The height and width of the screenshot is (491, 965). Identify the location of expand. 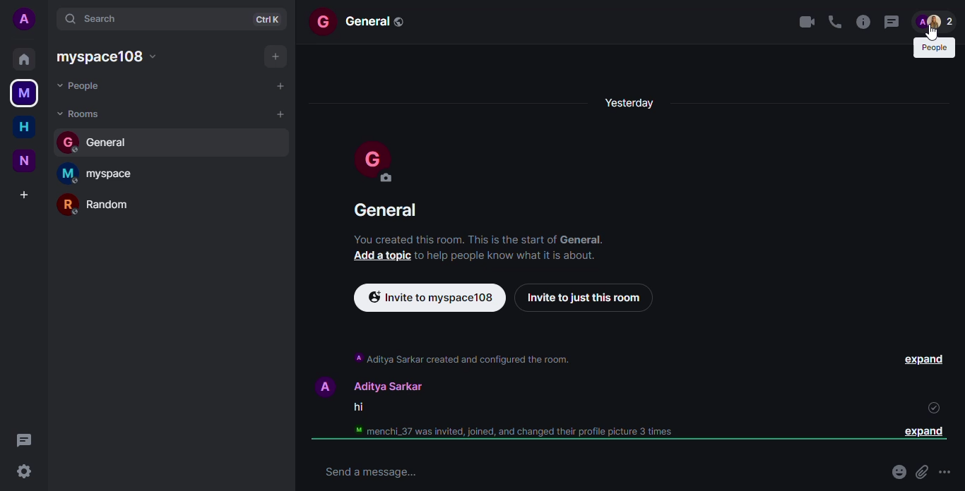
(920, 434).